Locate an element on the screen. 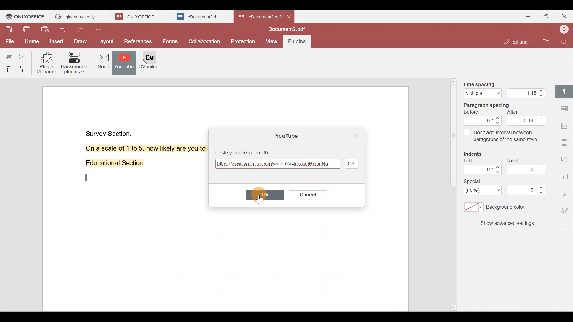 The width and height of the screenshot is (573, 322). Text Art settings is located at coordinates (566, 192).